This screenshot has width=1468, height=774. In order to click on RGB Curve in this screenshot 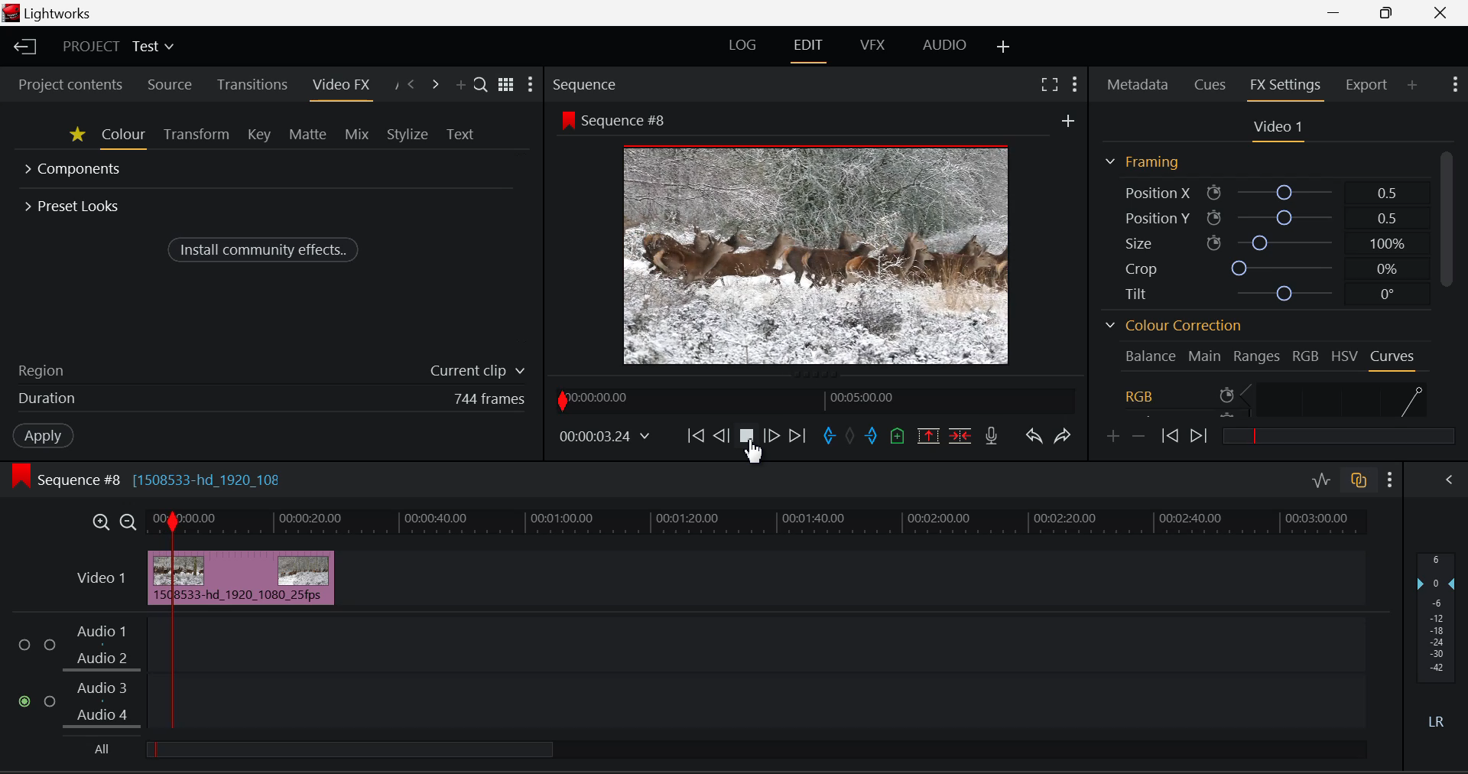, I will do `click(1275, 398)`.